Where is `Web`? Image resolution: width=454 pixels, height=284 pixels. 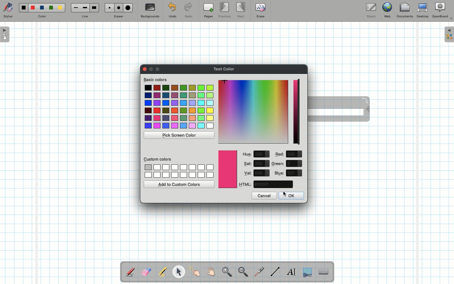
Web is located at coordinates (387, 11).